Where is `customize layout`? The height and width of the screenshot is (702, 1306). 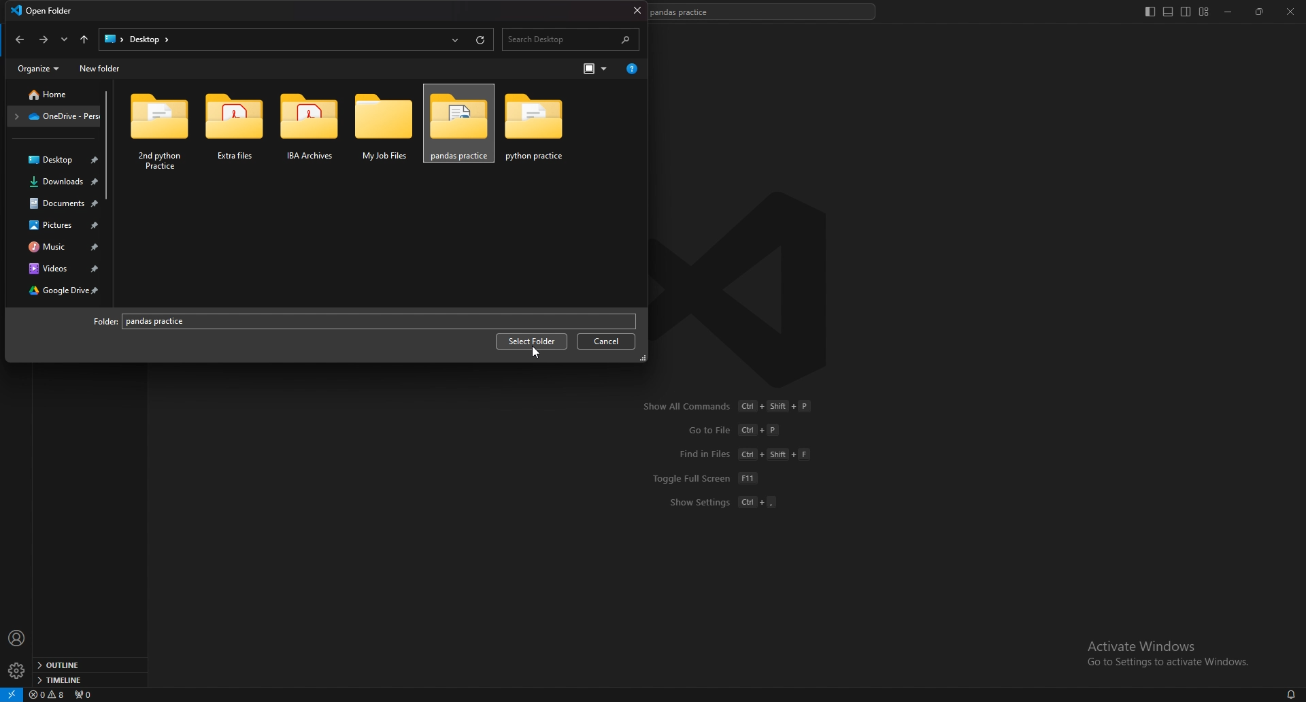 customize layout is located at coordinates (1203, 12).